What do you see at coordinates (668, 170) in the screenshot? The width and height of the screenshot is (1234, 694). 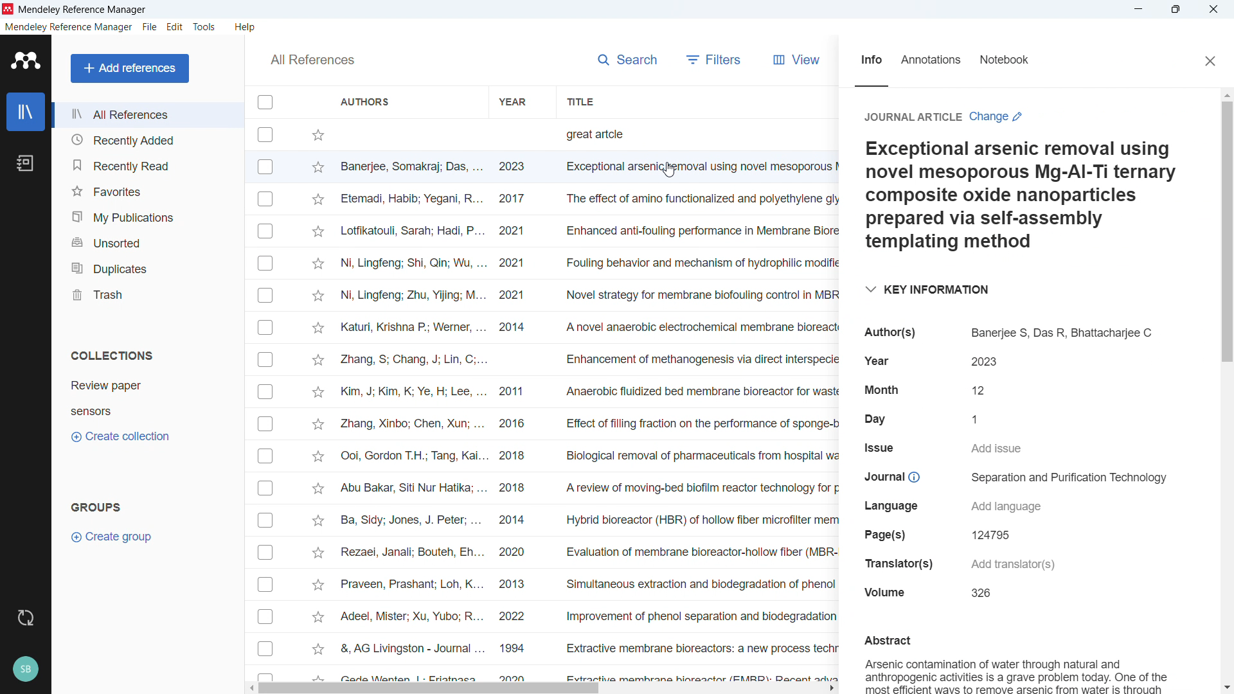 I see `Cursor` at bounding box center [668, 170].